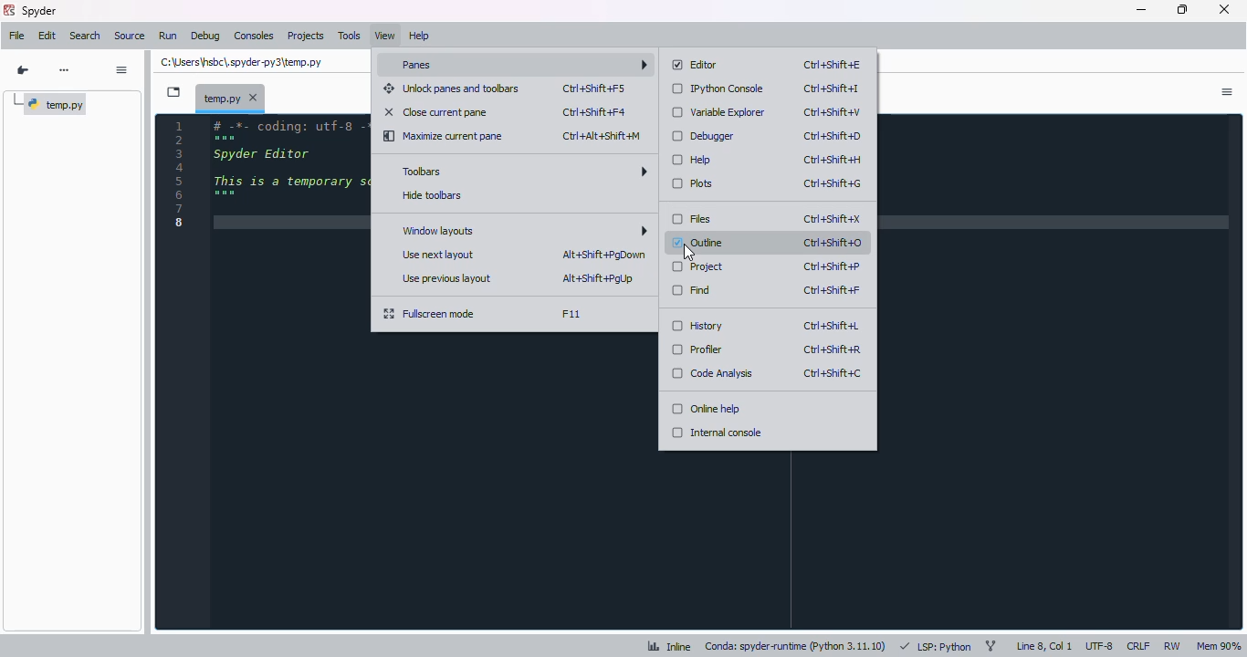  What do you see at coordinates (832, 350) in the screenshot?
I see `shortcut for profiler` at bounding box center [832, 350].